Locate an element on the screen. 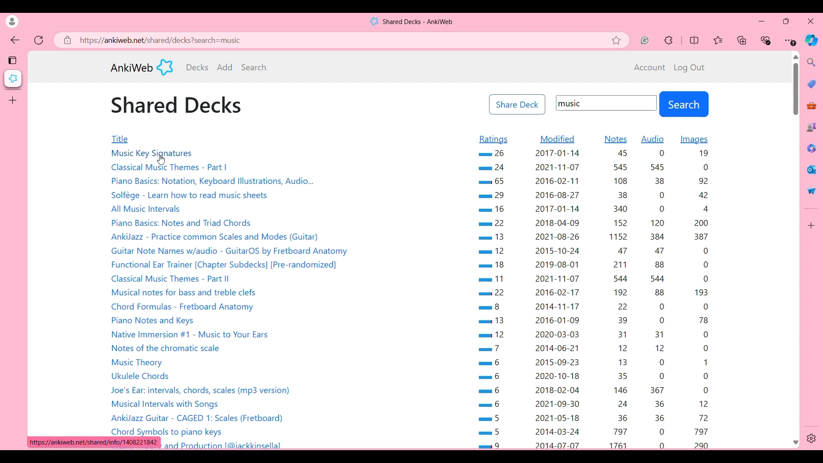 This screenshot has width=823, height=463. Cursor is located at coordinates (163, 161).